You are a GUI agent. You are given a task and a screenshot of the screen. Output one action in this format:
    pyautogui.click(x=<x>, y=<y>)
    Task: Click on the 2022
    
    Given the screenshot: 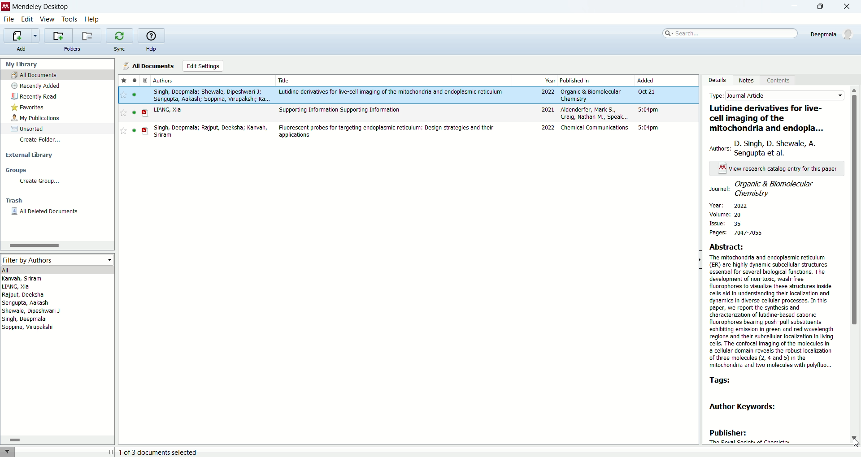 What is the action you would take?
    pyautogui.click(x=548, y=128)
    